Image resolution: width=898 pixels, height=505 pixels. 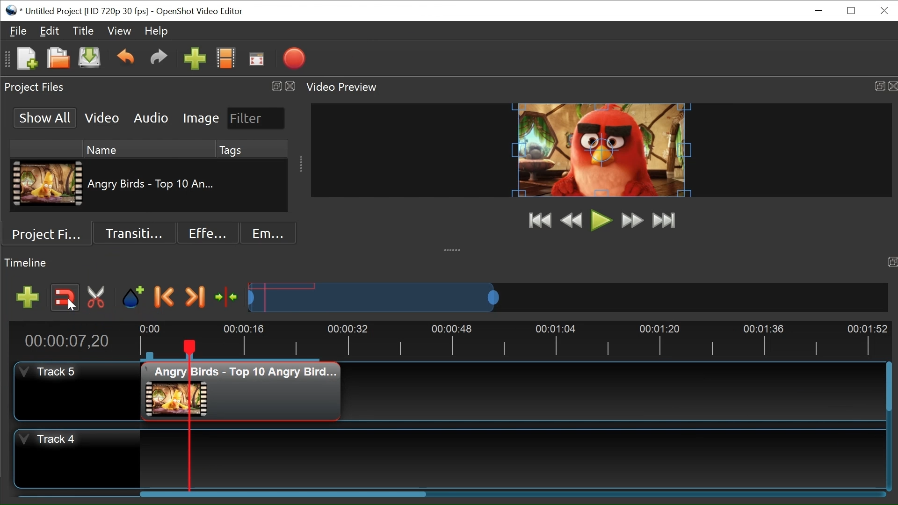 I want to click on File, so click(x=15, y=30).